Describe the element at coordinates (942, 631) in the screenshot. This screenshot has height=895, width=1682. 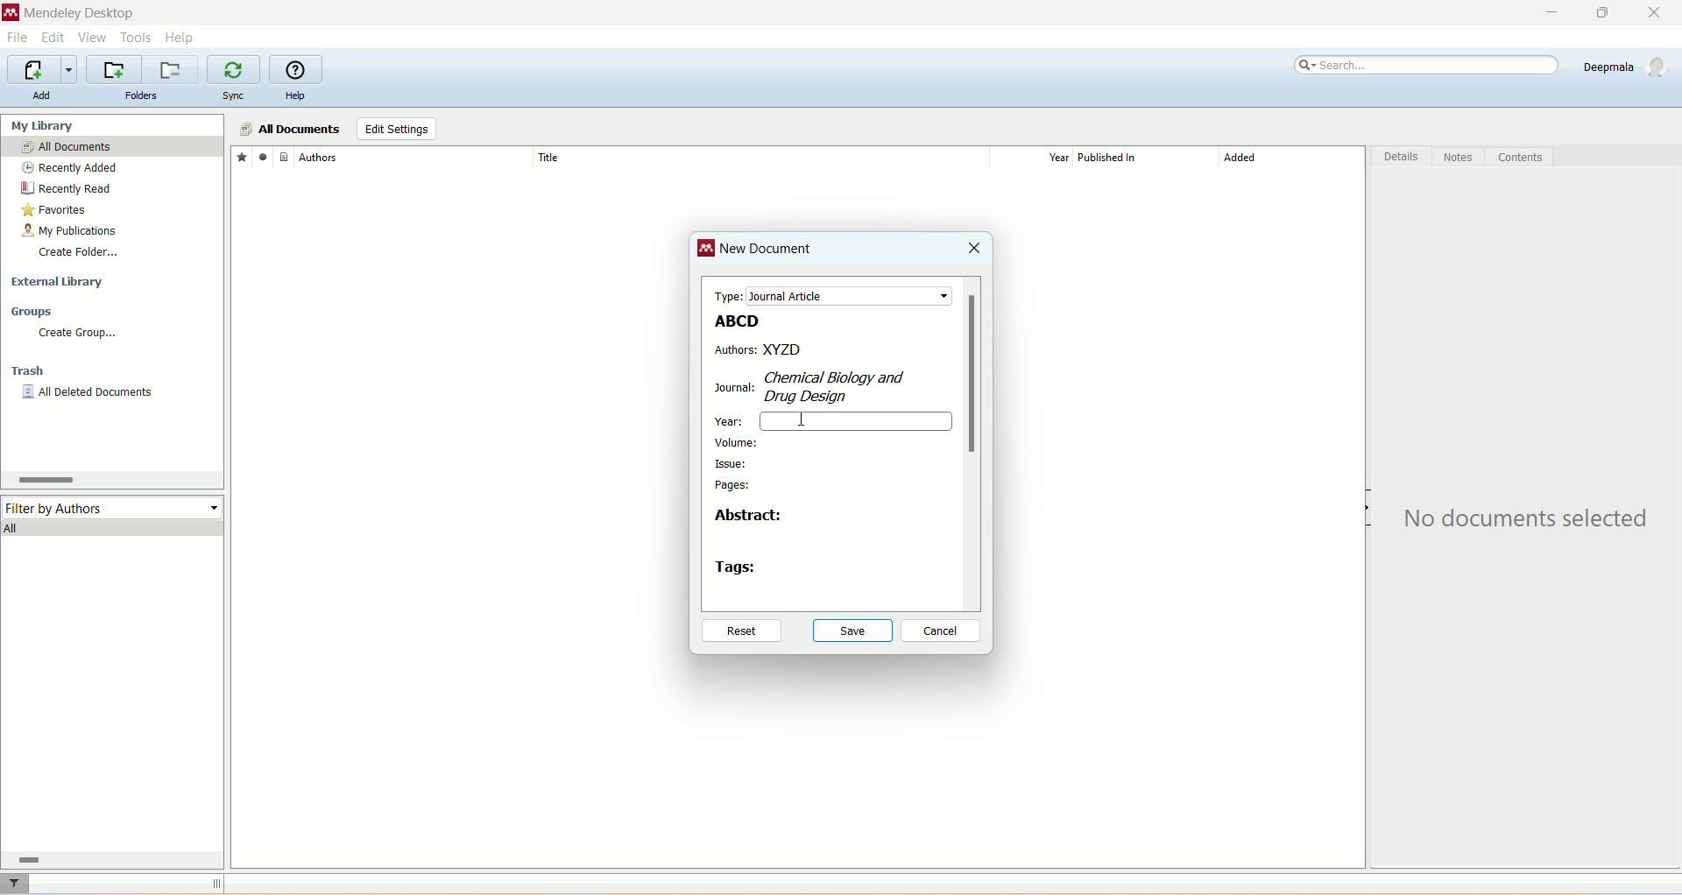
I see `cancel` at that location.